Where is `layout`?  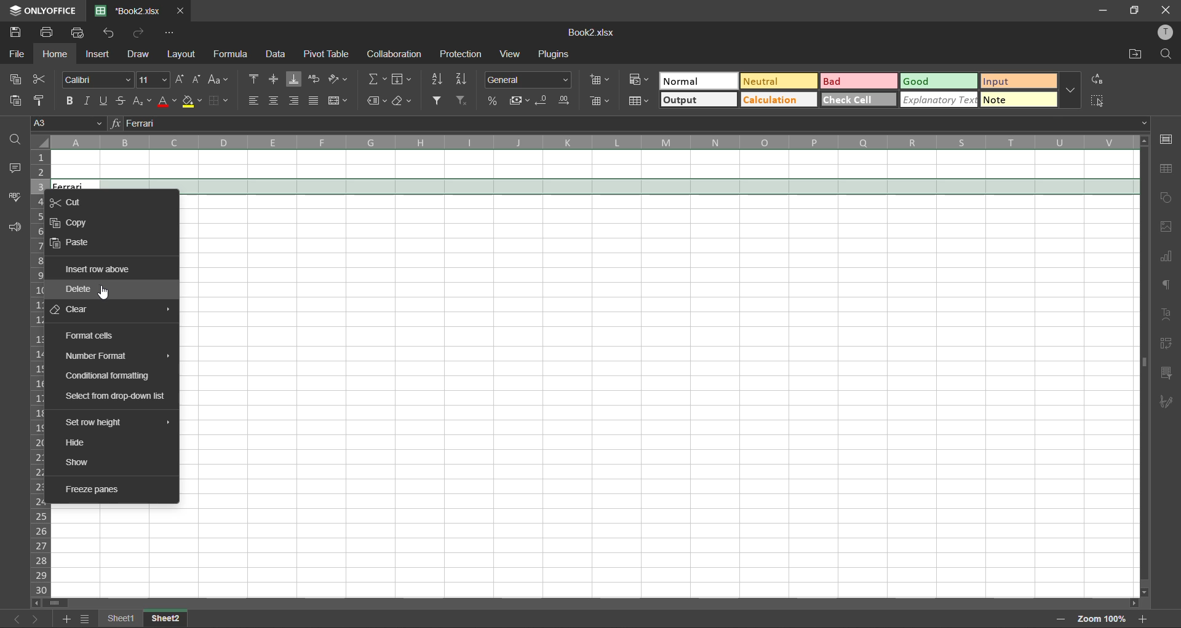
layout is located at coordinates (183, 53).